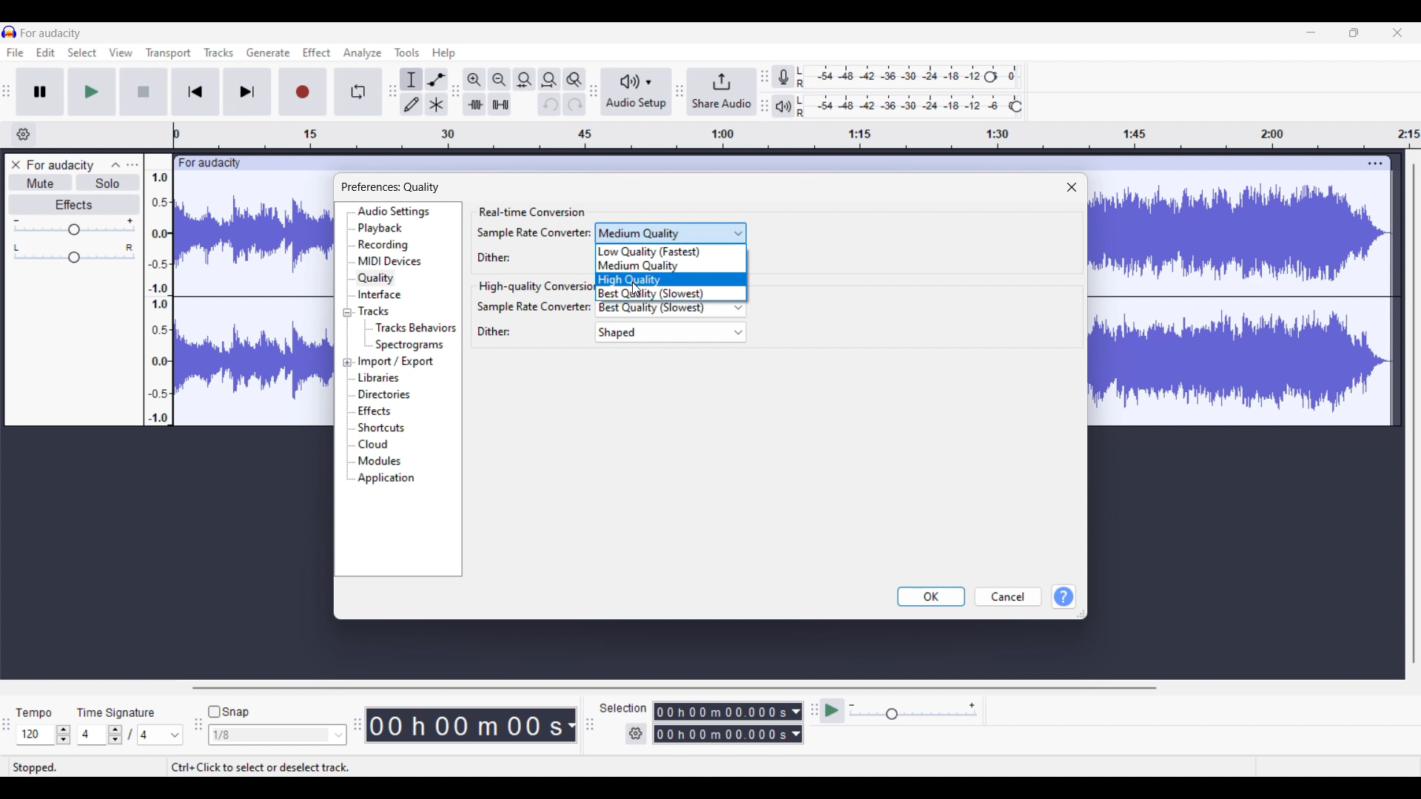 The image size is (1421, 799). What do you see at coordinates (363, 53) in the screenshot?
I see `Analyze menu` at bounding box center [363, 53].